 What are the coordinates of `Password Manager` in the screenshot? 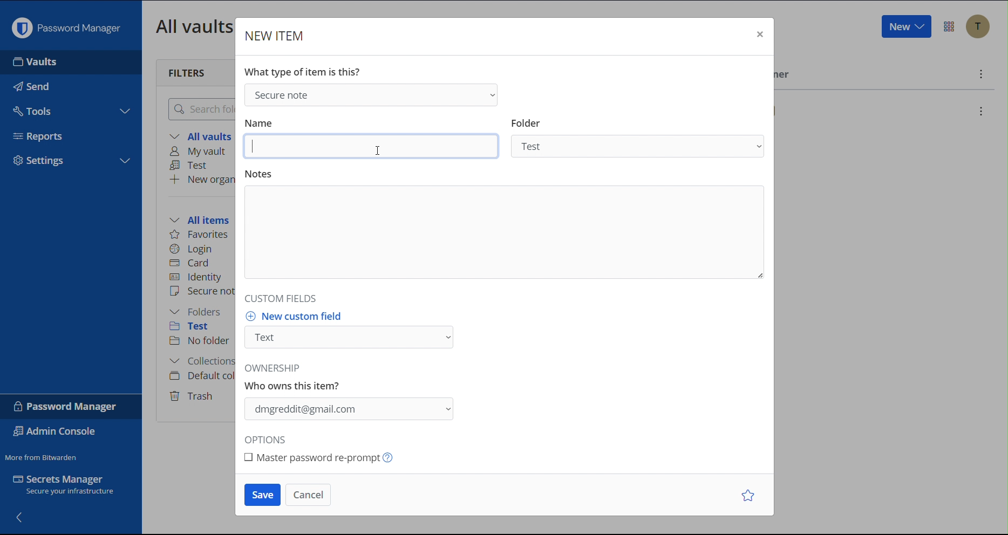 It's located at (66, 406).